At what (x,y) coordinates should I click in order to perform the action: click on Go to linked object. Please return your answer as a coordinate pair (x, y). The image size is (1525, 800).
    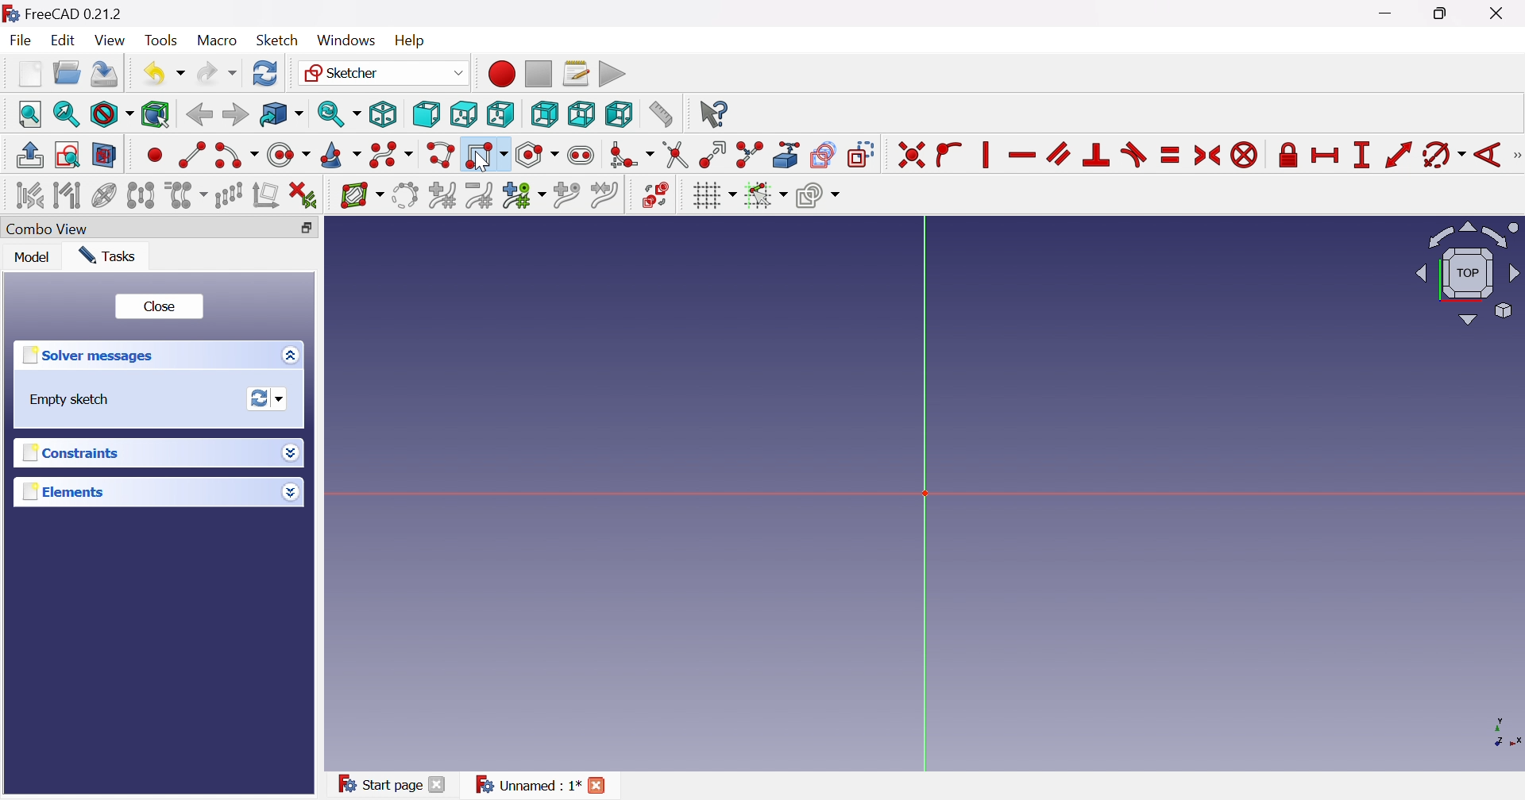
    Looking at the image, I should click on (280, 113).